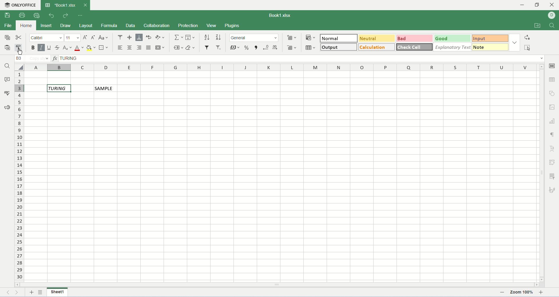 The height and width of the screenshot is (297, 559). Describe the element at coordinates (91, 48) in the screenshot. I see `background color` at that location.